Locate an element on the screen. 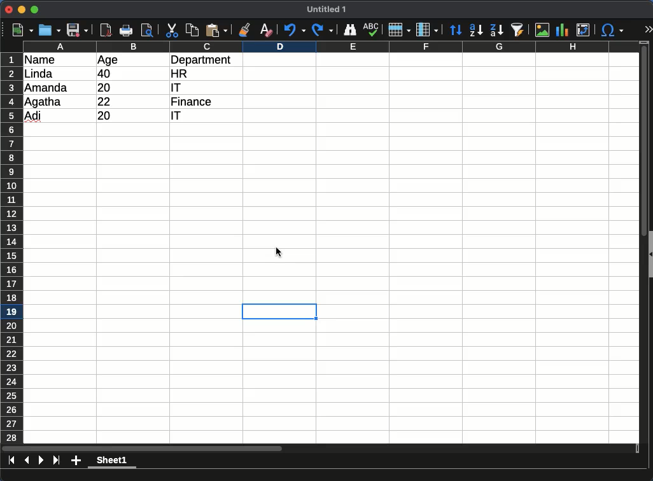 Image resolution: width=653 pixels, height=481 pixels. sheet 1 is located at coordinates (113, 462).